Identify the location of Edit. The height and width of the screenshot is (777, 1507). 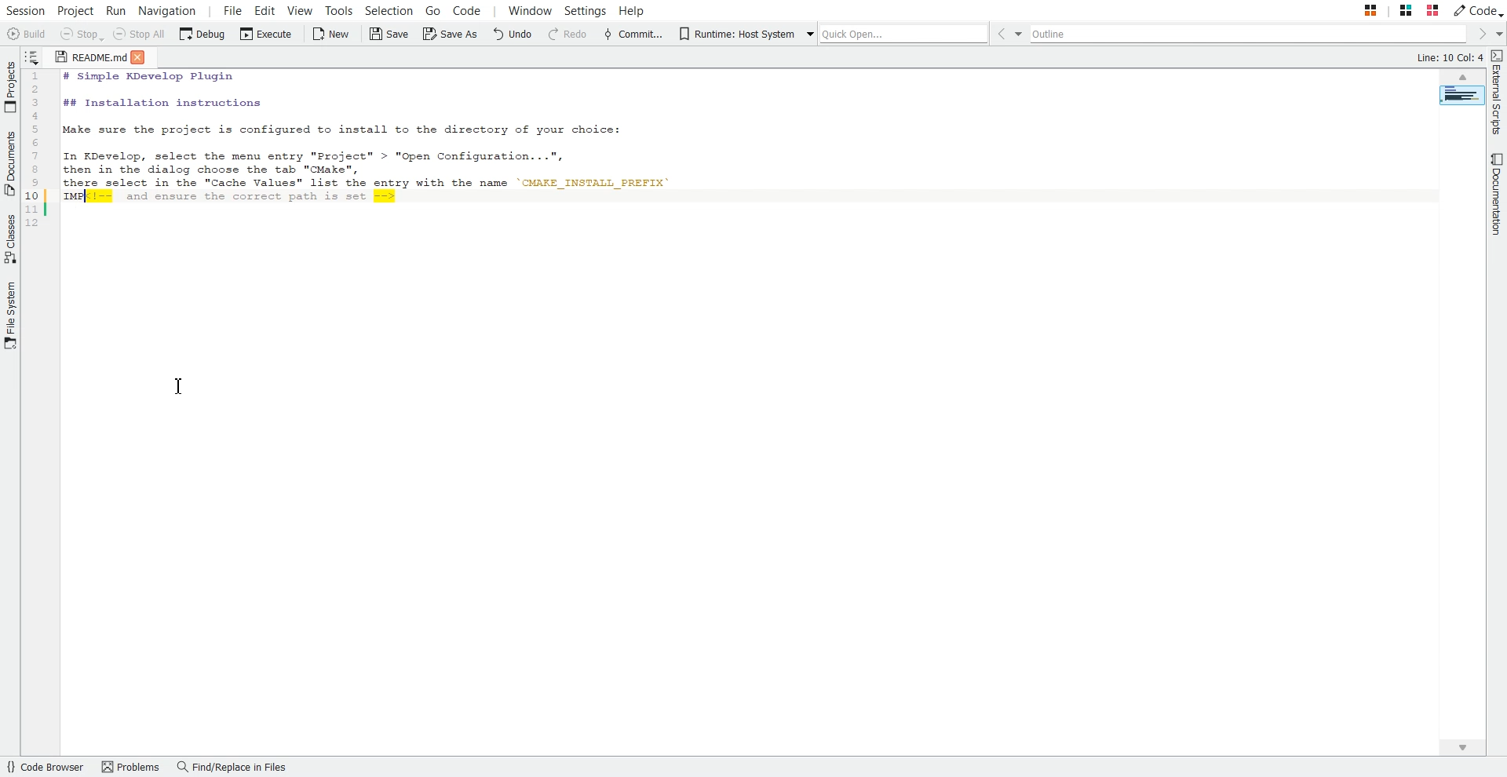
(265, 9).